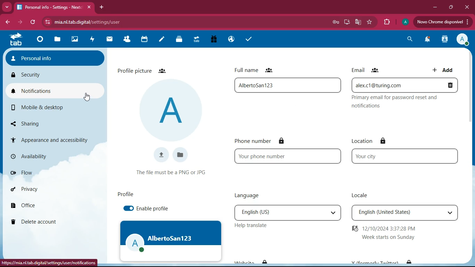  What do you see at coordinates (196, 40) in the screenshot?
I see `tab` at bounding box center [196, 40].